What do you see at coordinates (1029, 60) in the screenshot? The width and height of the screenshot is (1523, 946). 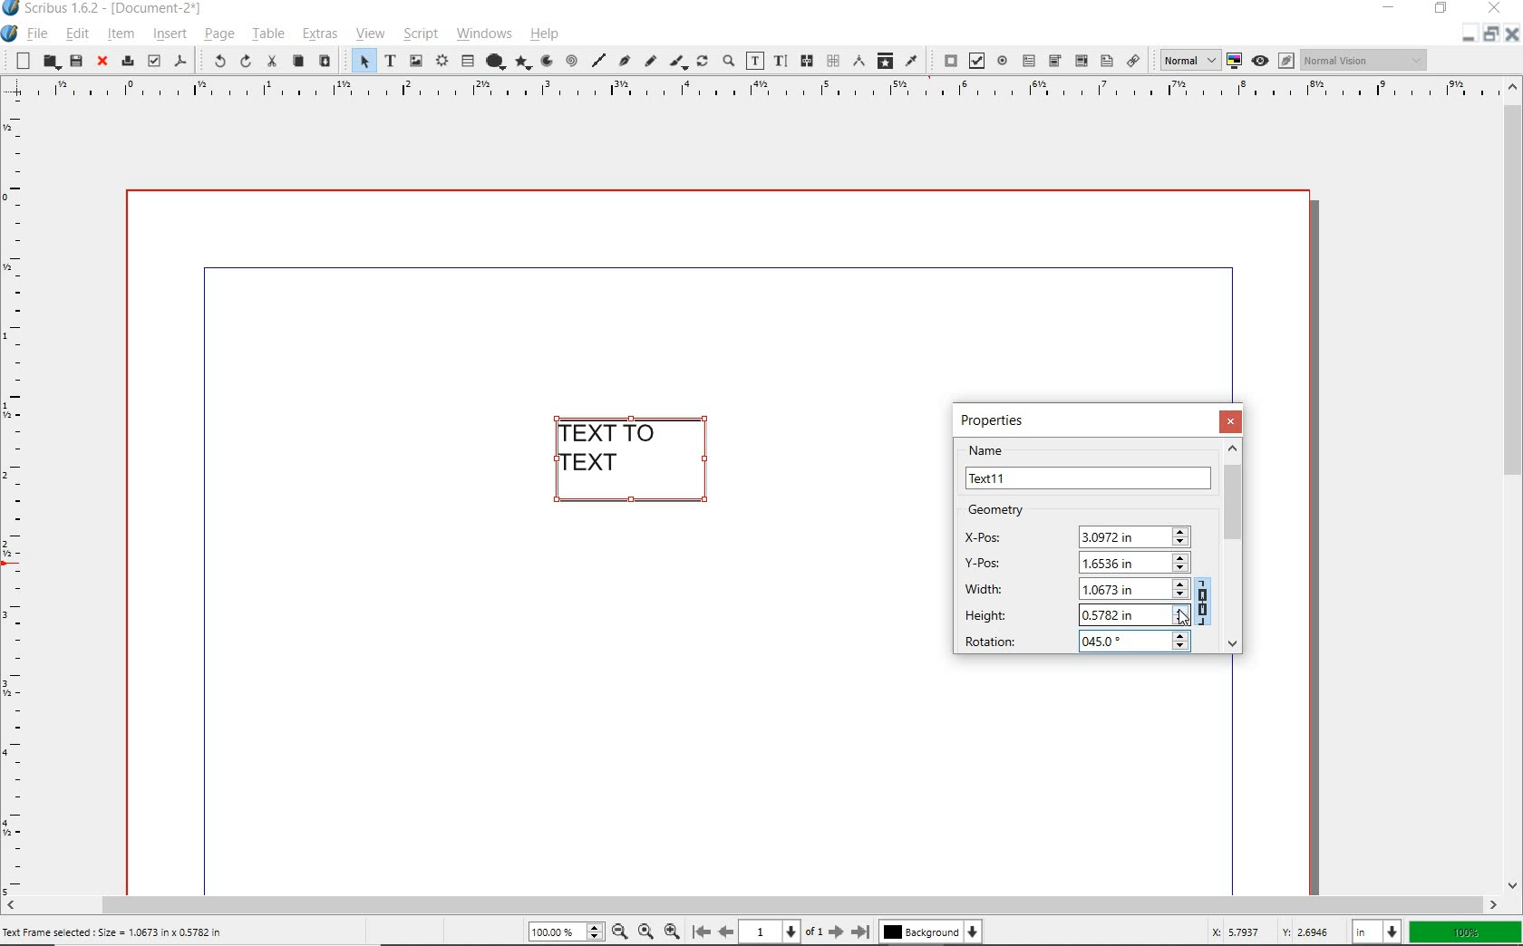 I see `pdf text field` at bounding box center [1029, 60].